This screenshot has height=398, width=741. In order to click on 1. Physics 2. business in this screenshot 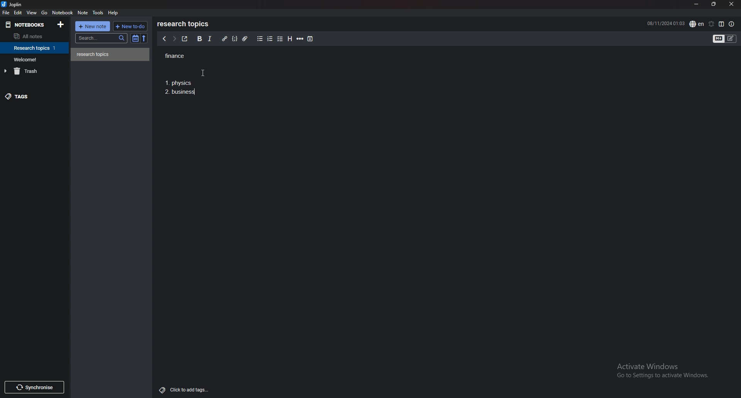, I will do `click(179, 89)`.